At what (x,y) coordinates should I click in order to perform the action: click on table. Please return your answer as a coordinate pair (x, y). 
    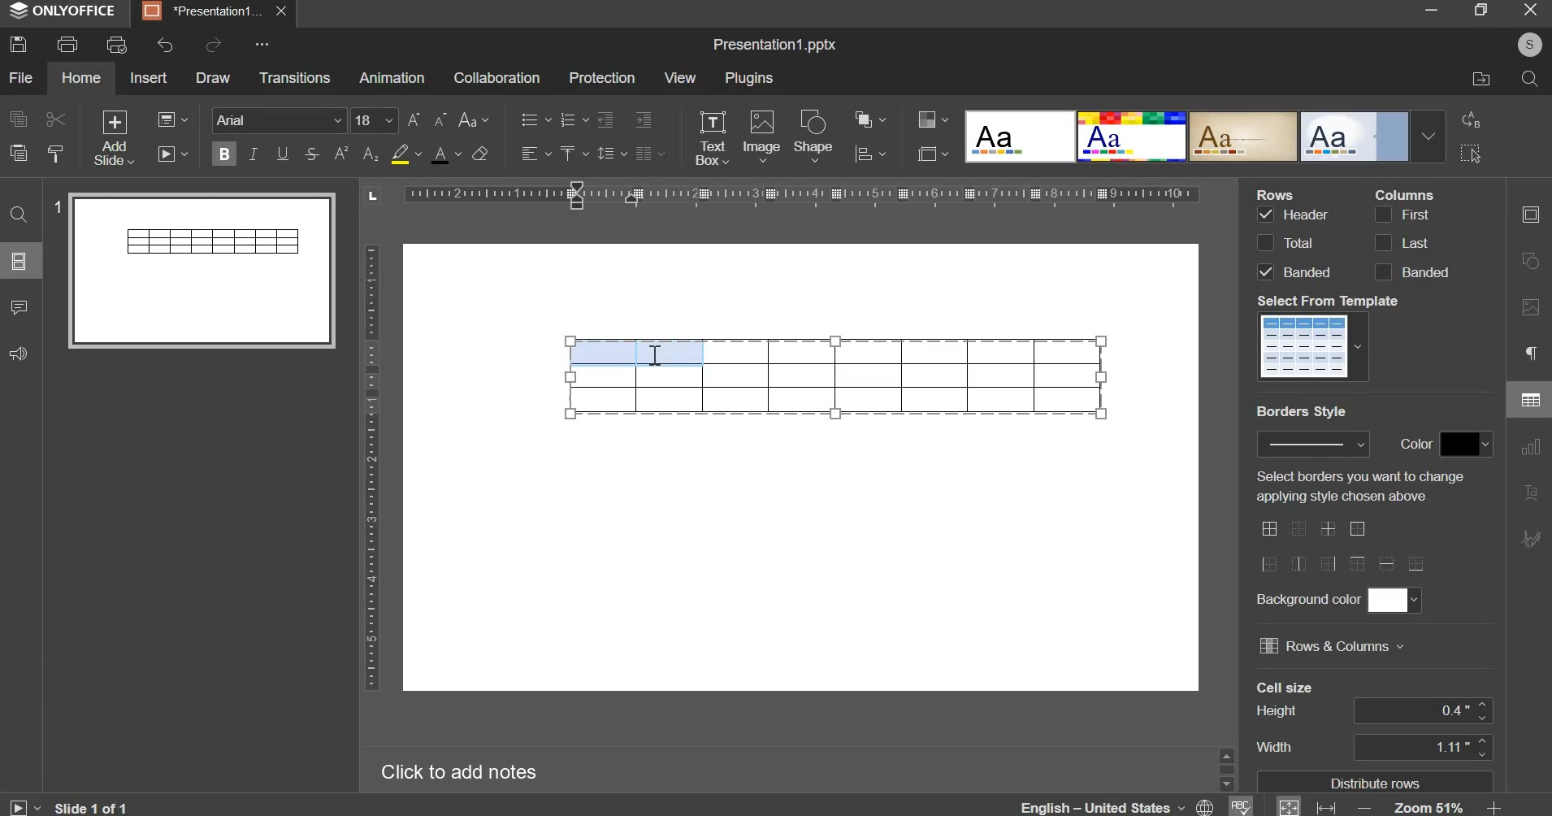
    Looking at the image, I should click on (836, 376).